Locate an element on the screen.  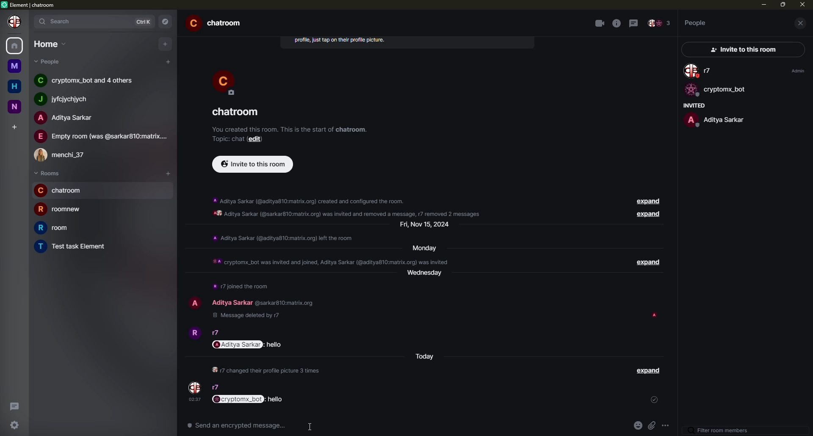
profile is located at coordinates (195, 303).